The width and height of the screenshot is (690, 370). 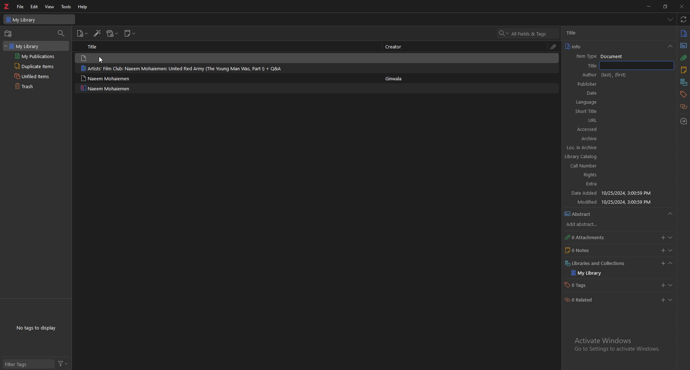 I want to click on libraries and collections, so click(x=684, y=82).